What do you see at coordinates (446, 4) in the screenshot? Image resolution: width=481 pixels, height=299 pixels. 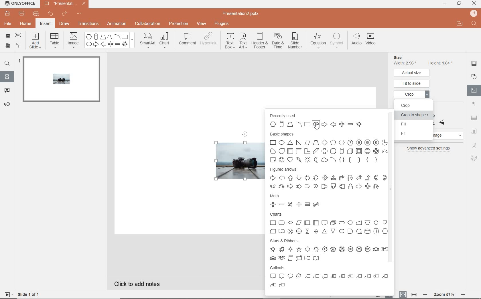 I see `minimize` at bounding box center [446, 4].